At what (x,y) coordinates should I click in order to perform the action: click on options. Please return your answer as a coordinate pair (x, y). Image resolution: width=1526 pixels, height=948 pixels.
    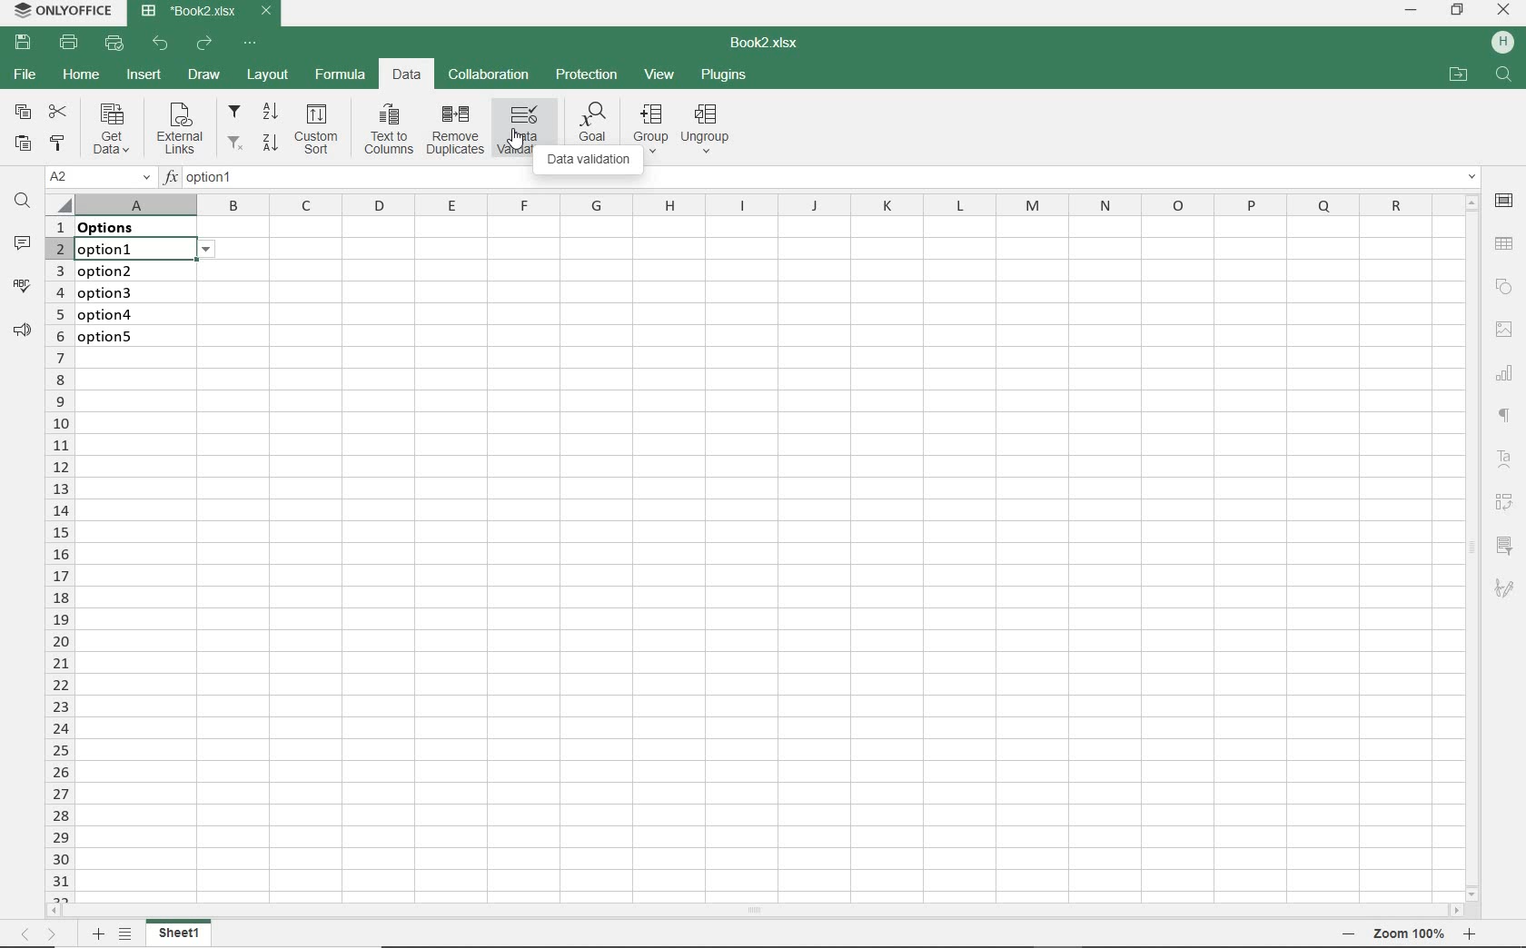
    Looking at the image, I should click on (212, 249).